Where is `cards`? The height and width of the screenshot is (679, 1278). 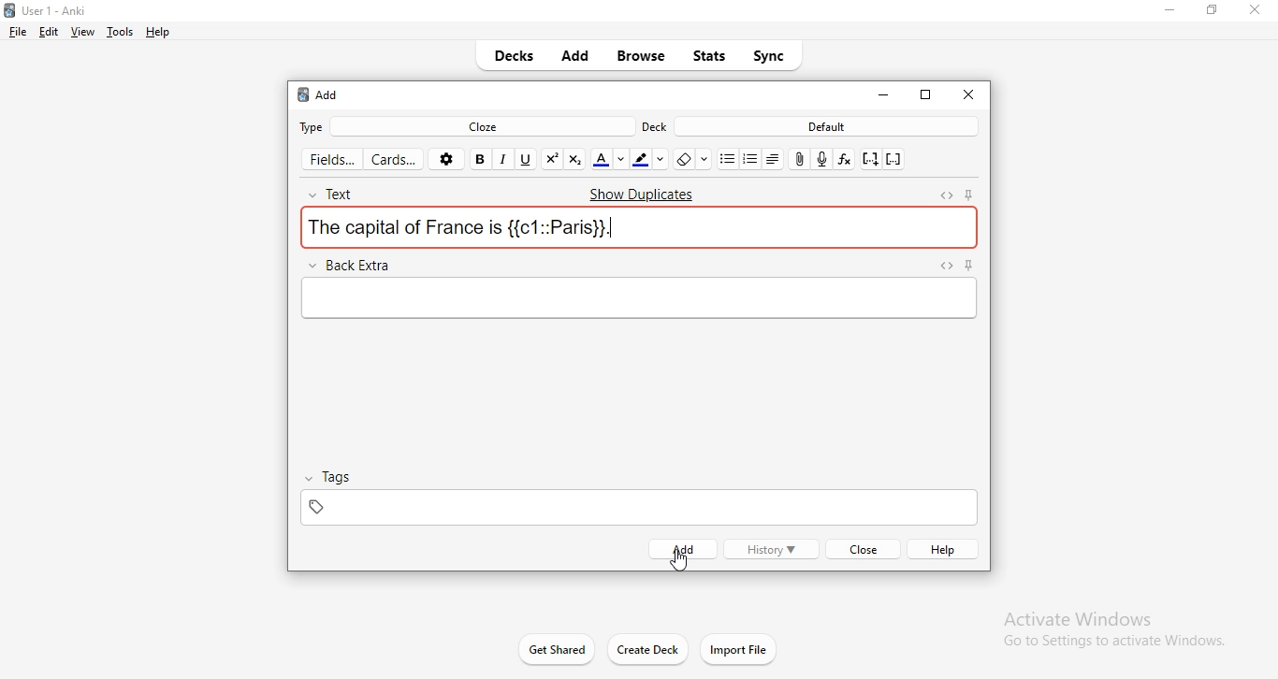 cards is located at coordinates (397, 160).